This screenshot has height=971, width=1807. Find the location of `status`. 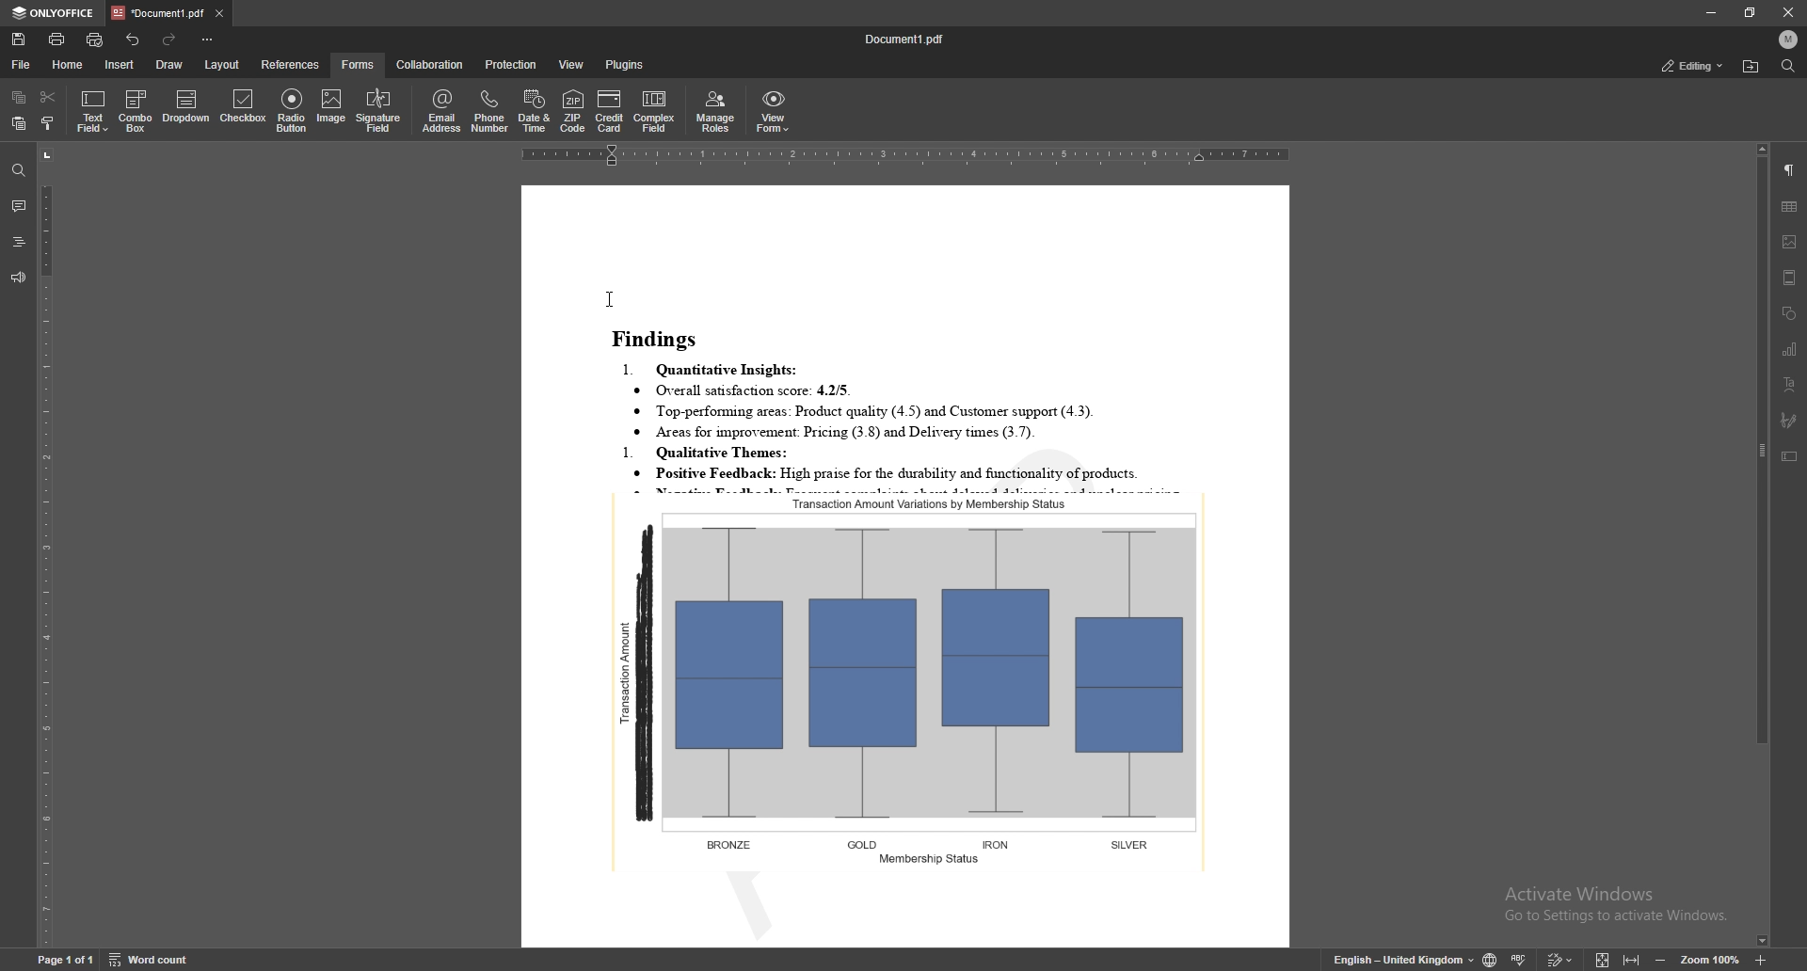

status is located at coordinates (1693, 66).